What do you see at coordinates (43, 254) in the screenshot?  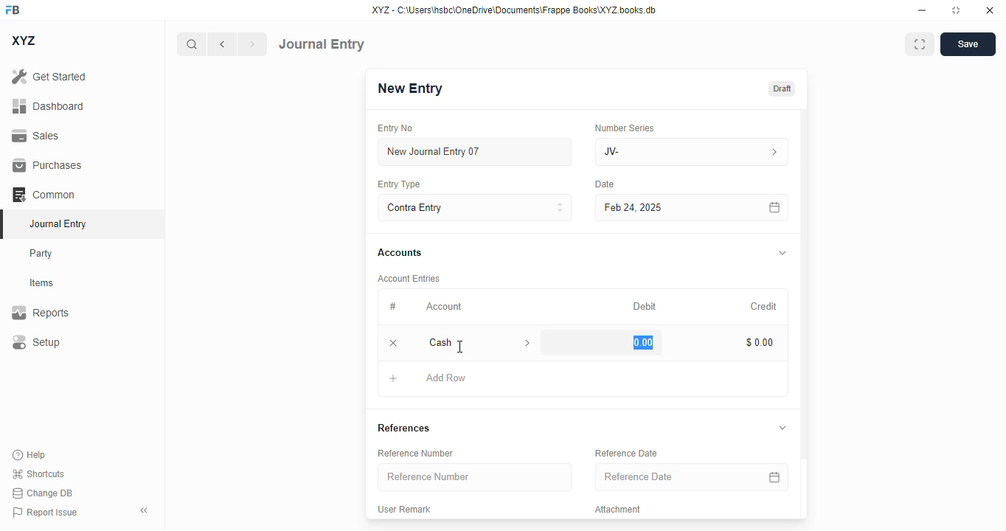 I see `party` at bounding box center [43, 254].